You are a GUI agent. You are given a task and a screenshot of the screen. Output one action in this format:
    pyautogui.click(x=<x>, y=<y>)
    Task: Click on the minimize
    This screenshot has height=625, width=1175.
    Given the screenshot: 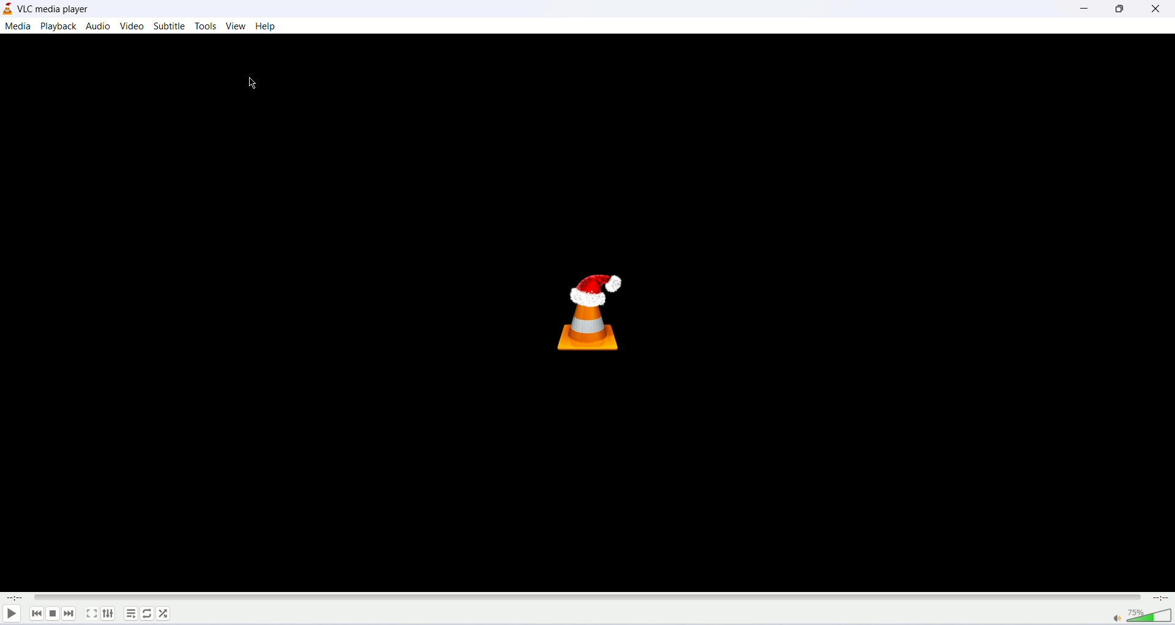 What is the action you would take?
    pyautogui.click(x=1084, y=10)
    